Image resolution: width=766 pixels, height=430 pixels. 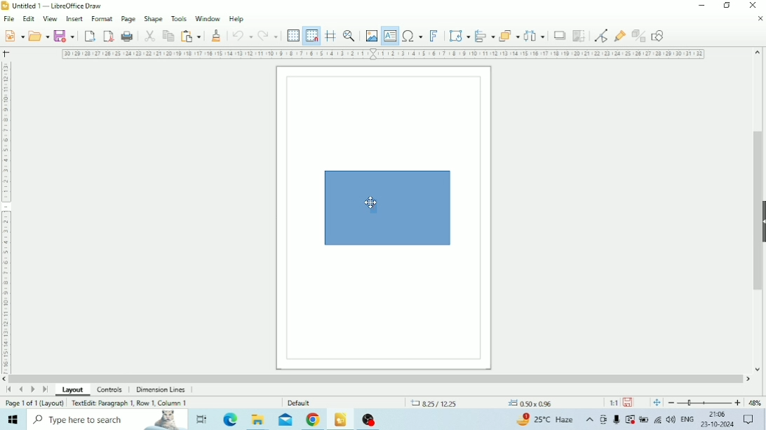 I want to click on Crop Image, so click(x=579, y=36).